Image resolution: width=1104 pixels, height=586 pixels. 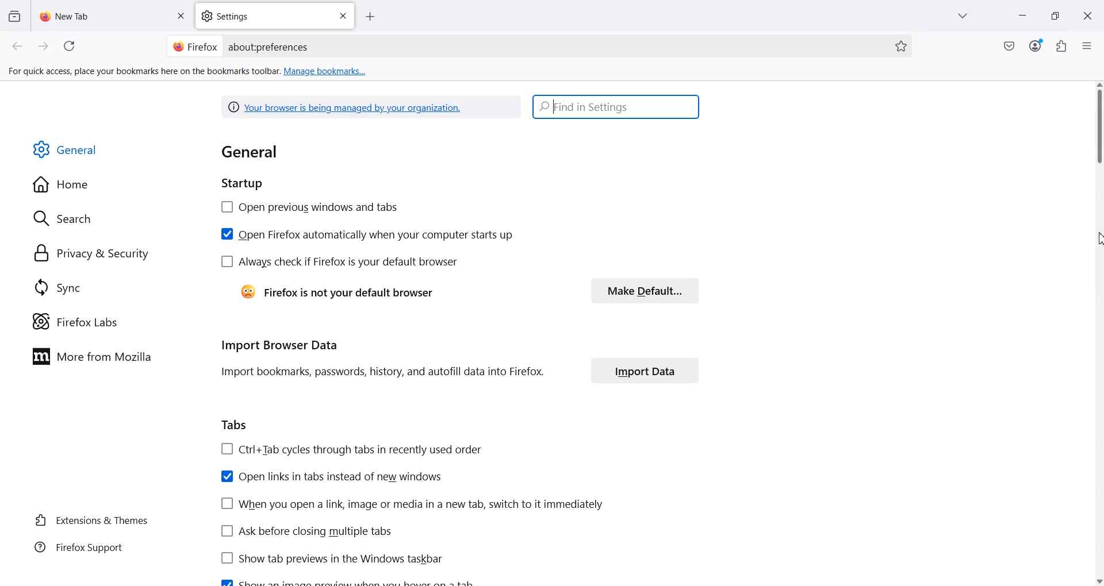 What do you see at coordinates (91, 357) in the screenshot?
I see `jm] More from Mozilla` at bounding box center [91, 357].